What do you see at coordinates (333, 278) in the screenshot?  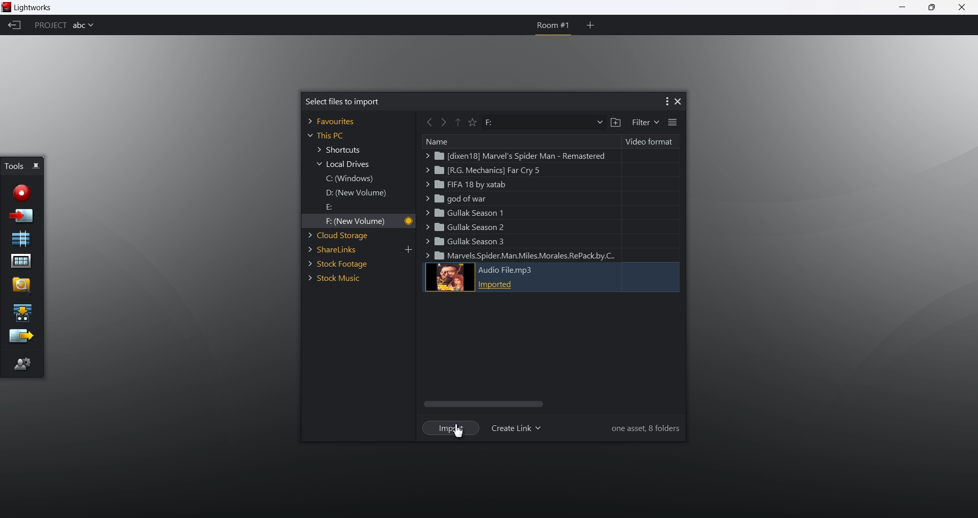 I see `stock music` at bounding box center [333, 278].